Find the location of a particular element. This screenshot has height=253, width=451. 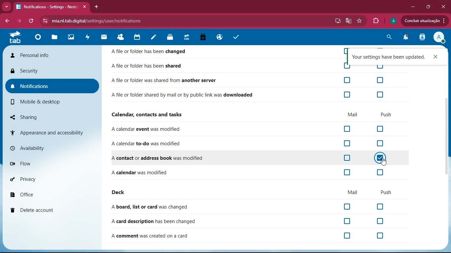

notifications is located at coordinates (405, 38).